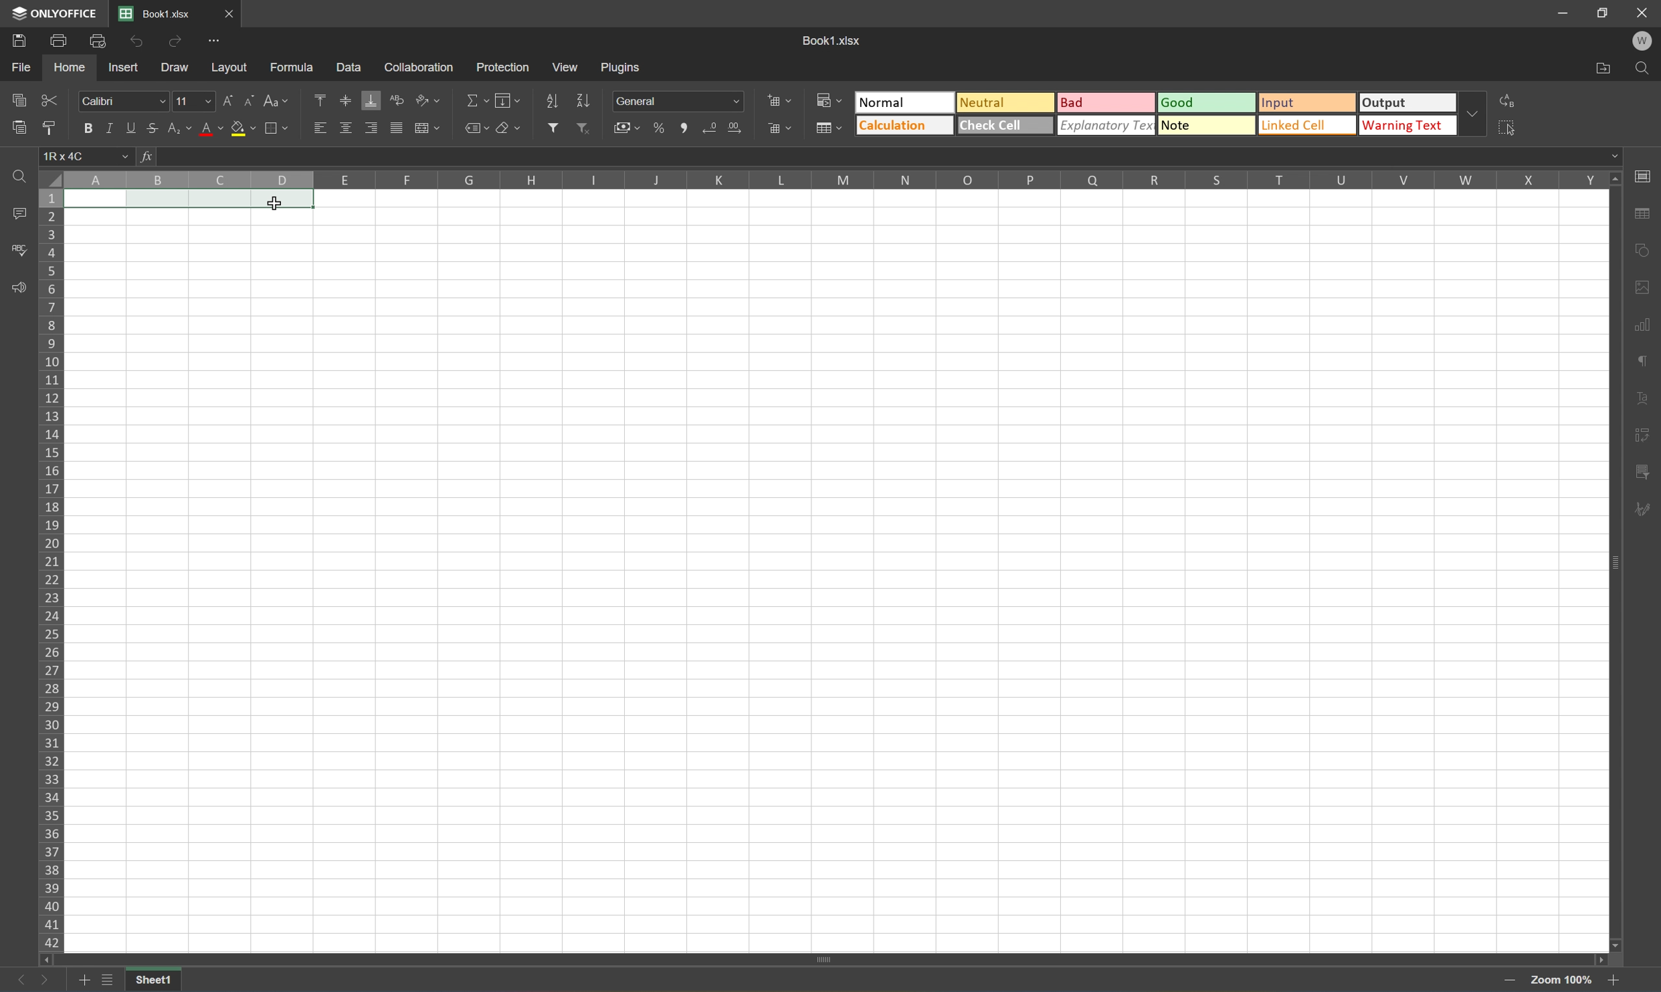 This screenshot has width=1661, height=992. I want to click on Copy, so click(19, 98).